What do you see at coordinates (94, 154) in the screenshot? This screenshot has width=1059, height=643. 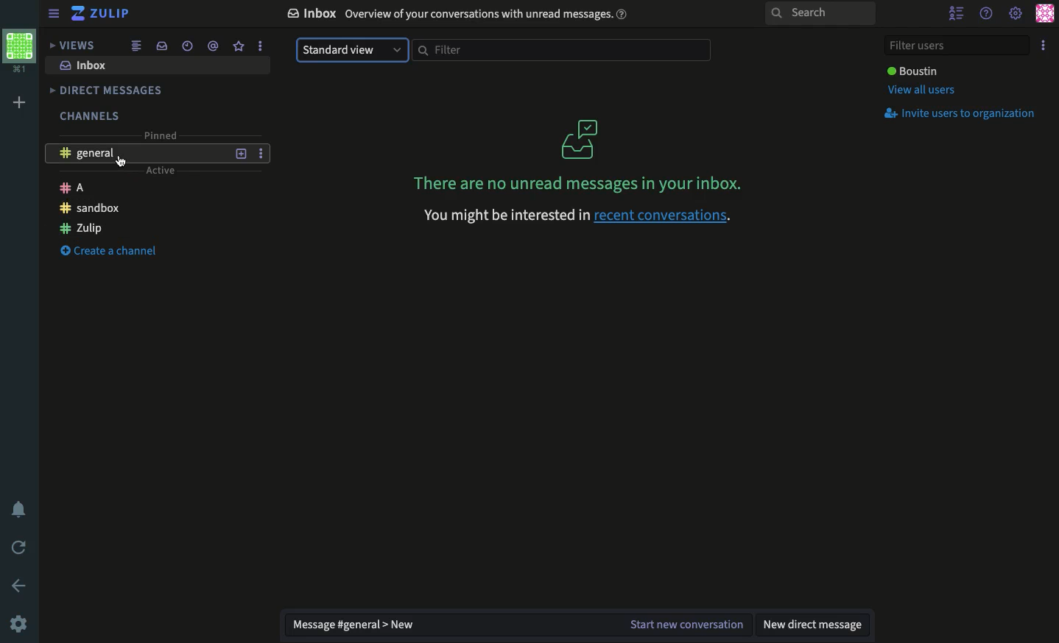 I see `General` at bounding box center [94, 154].